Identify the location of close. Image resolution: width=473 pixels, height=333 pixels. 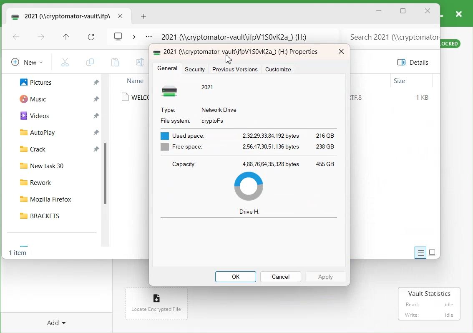
(120, 16).